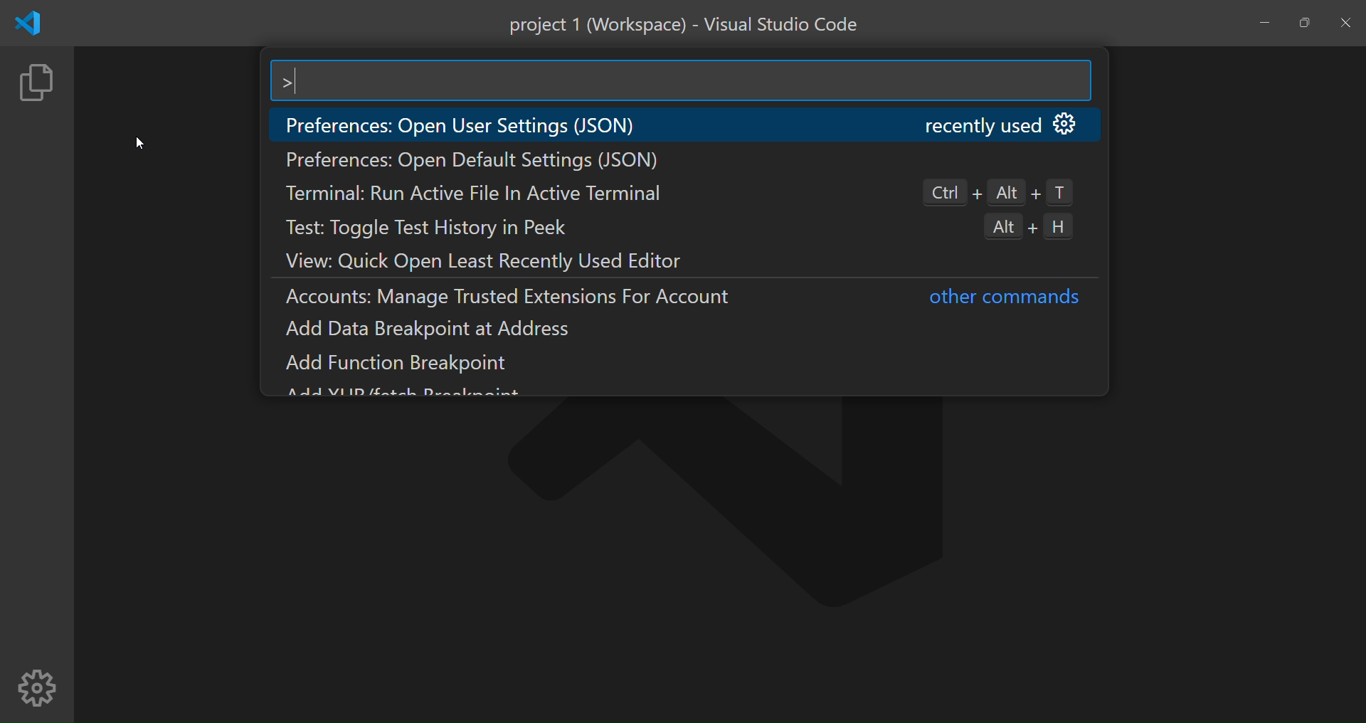  Describe the element at coordinates (37, 87) in the screenshot. I see `explorer` at that location.